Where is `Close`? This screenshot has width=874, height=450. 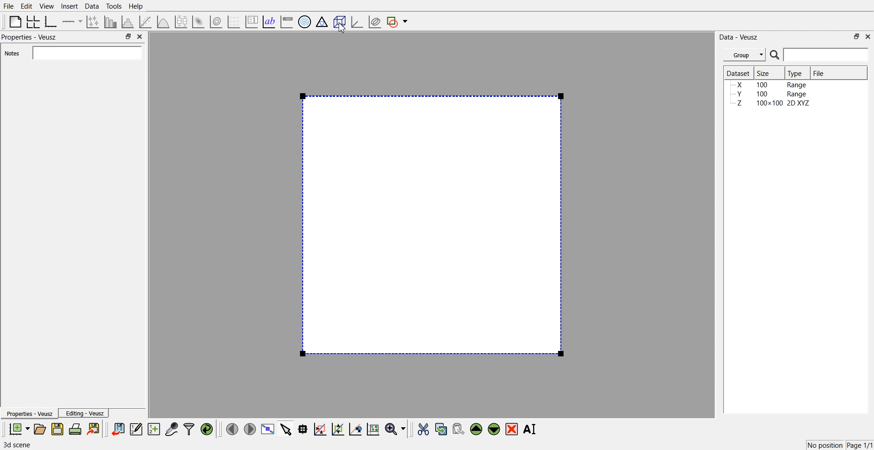 Close is located at coordinates (869, 36).